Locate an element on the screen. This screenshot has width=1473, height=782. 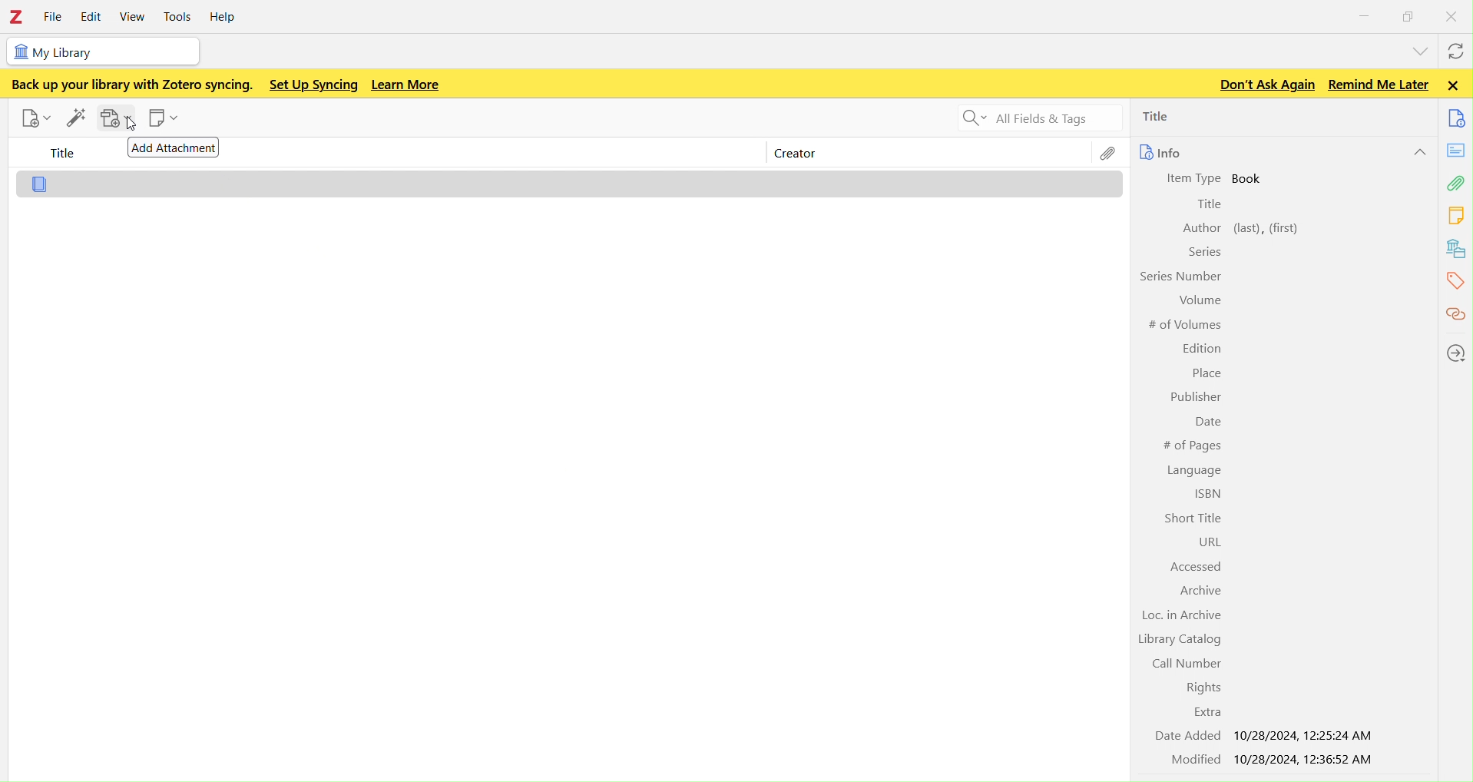
Title is located at coordinates (1210, 204).